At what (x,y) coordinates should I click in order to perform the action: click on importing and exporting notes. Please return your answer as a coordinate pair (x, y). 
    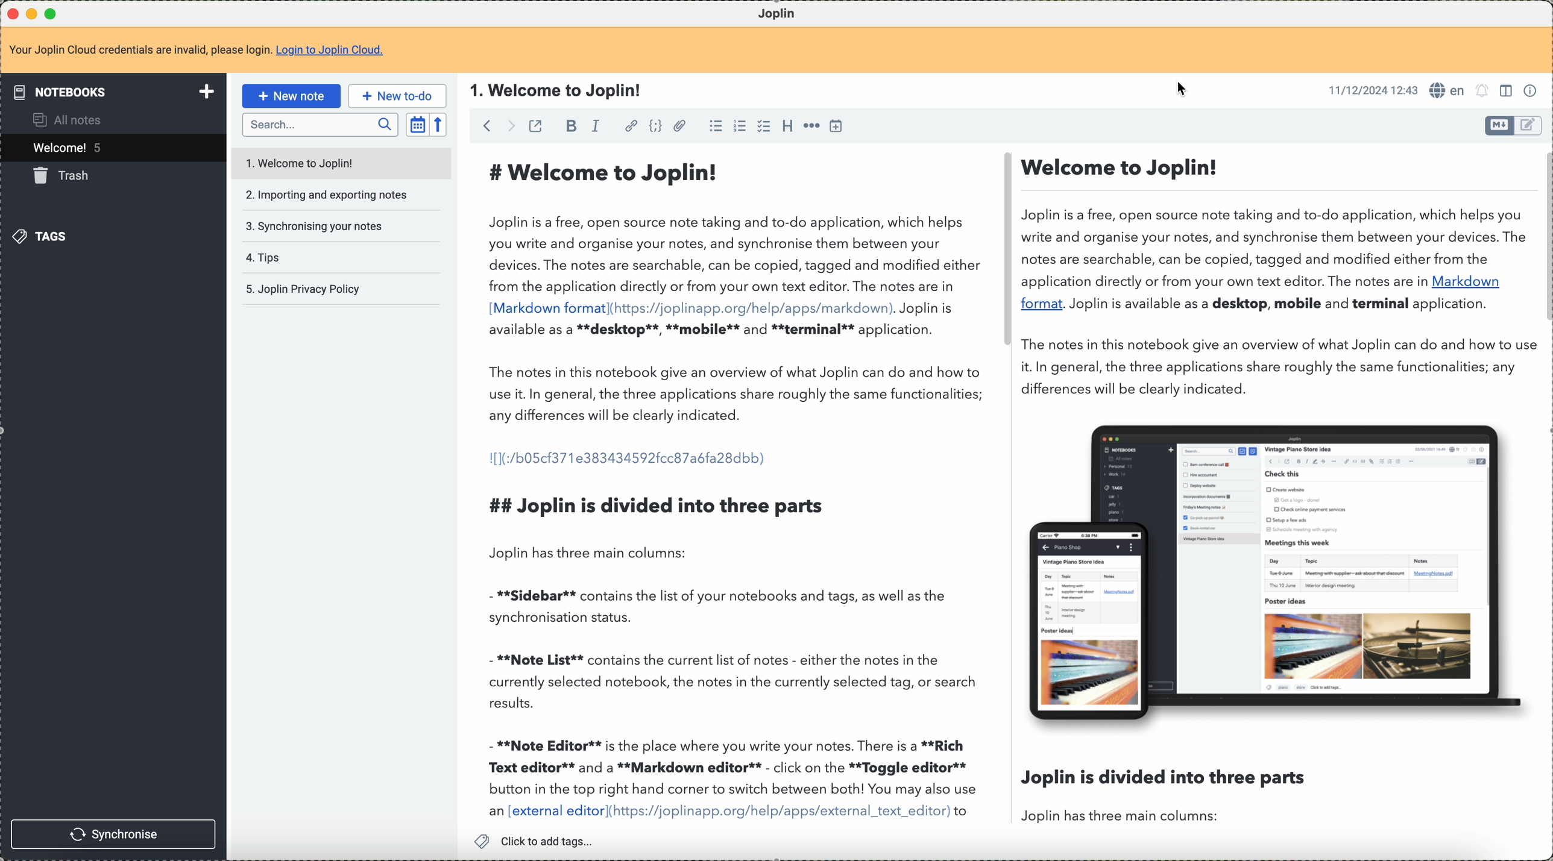
    Looking at the image, I should click on (328, 195).